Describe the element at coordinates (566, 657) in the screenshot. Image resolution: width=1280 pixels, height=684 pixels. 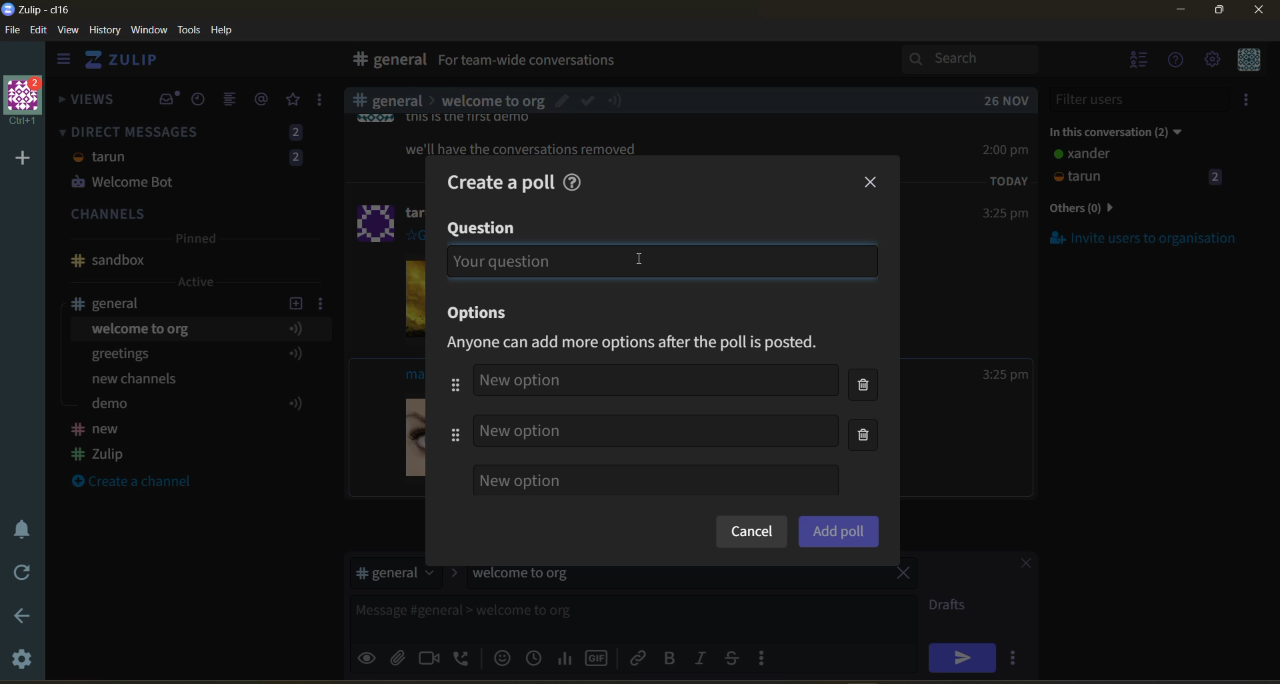
I see `poll` at that location.